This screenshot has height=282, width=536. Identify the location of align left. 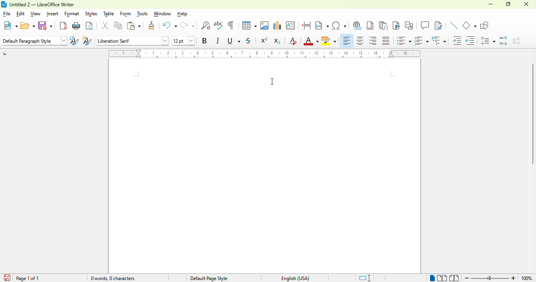
(347, 41).